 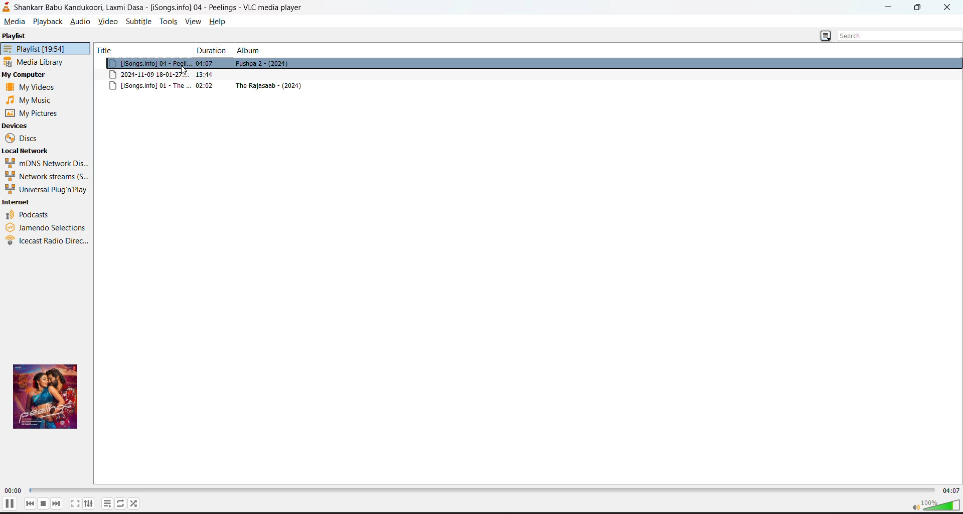 I want to click on tools, so click(x=169, y=22).